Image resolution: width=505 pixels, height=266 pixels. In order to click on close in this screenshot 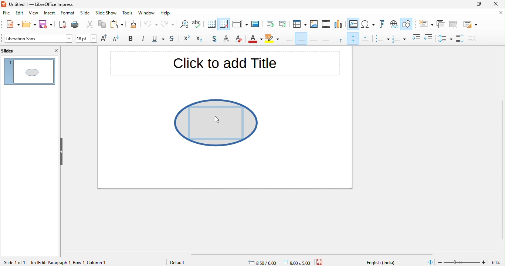, I will do `click(499, 13)`.